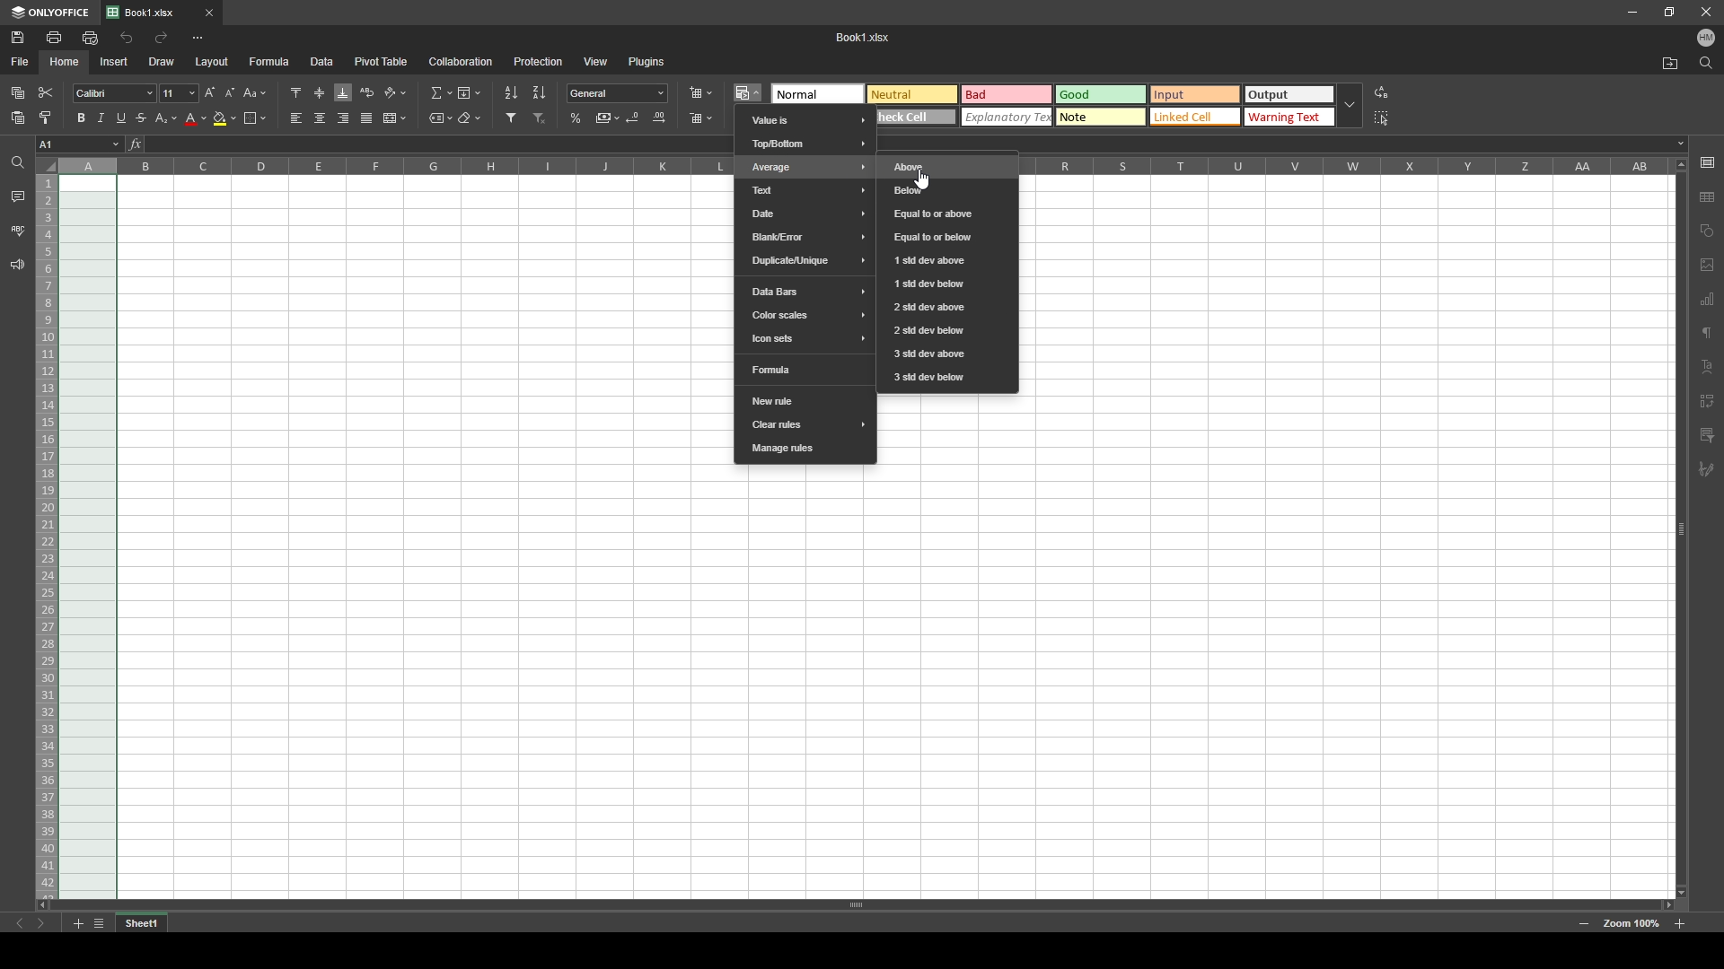 The width and height of the screenshot is (1724, 969). Describe the element at coordinates (700, 93) in the screenshot. I see `insert cells` at that location.